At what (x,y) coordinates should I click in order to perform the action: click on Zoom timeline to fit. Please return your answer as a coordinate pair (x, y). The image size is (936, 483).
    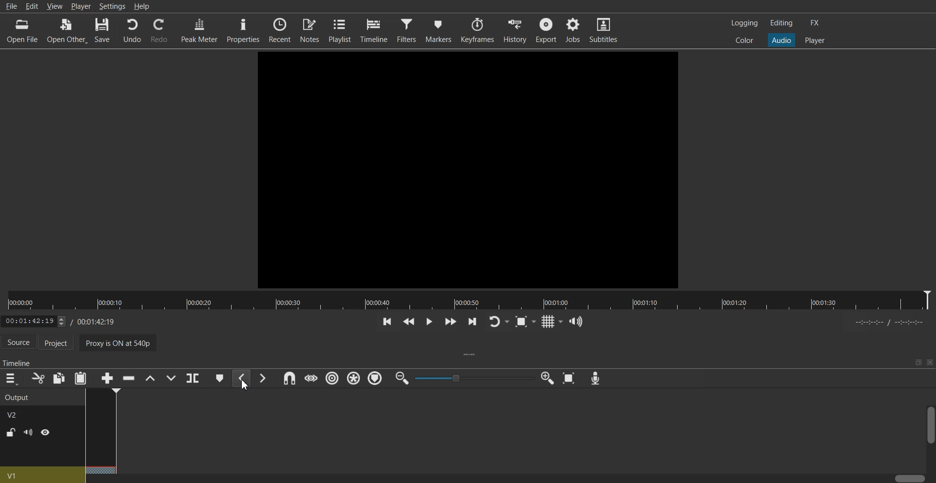
    Looking at the image, I should click on (570, 378).